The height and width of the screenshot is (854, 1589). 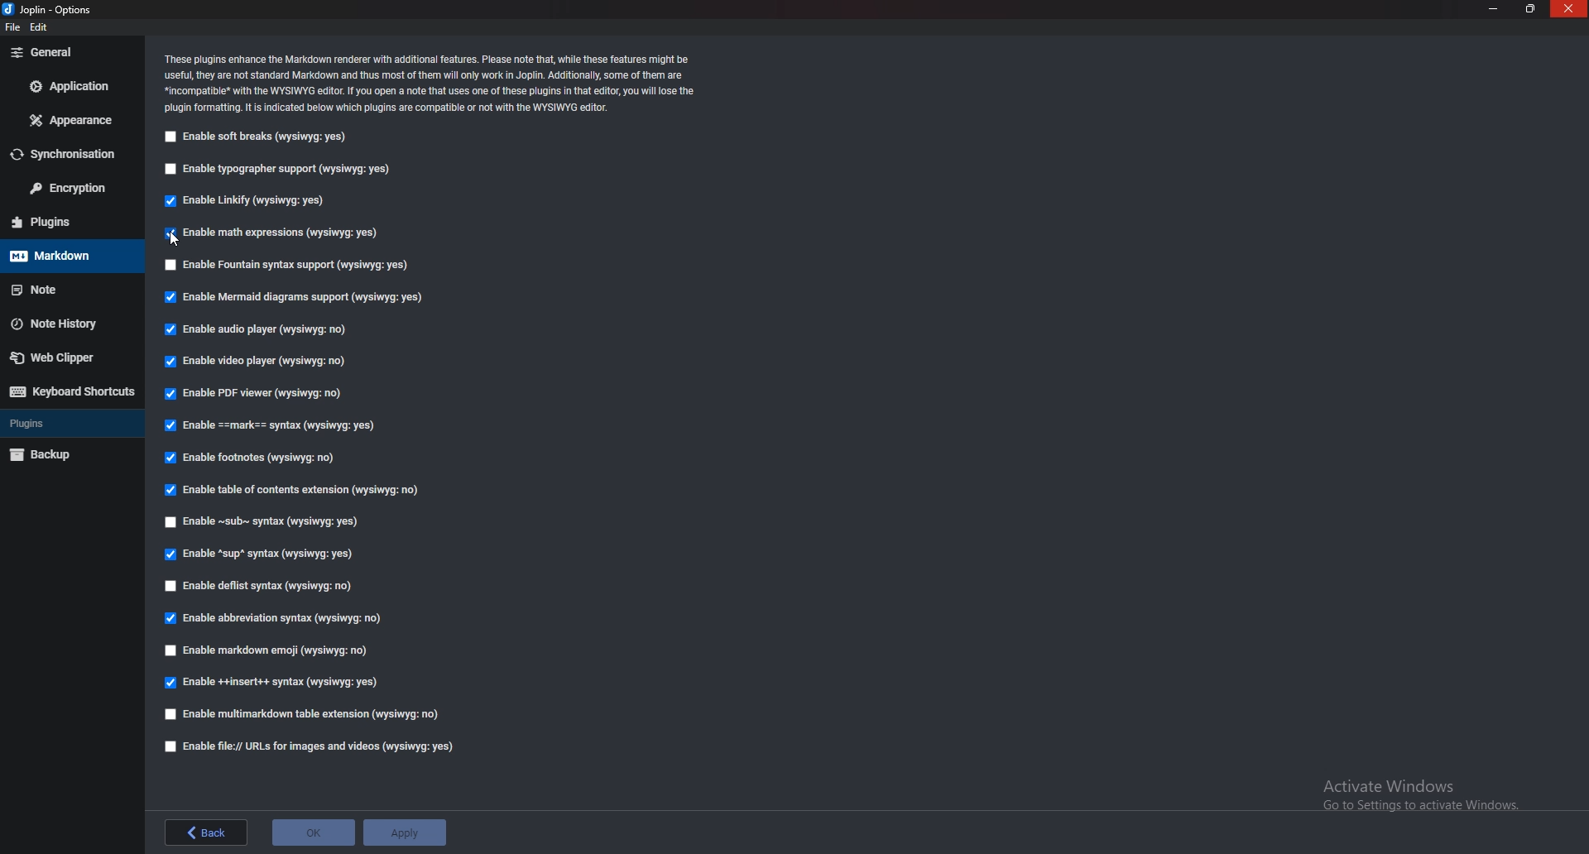 What do you see at coordinates (175, 238) in the screenshot?
I see `cursor` at bounding box center [175, 238].